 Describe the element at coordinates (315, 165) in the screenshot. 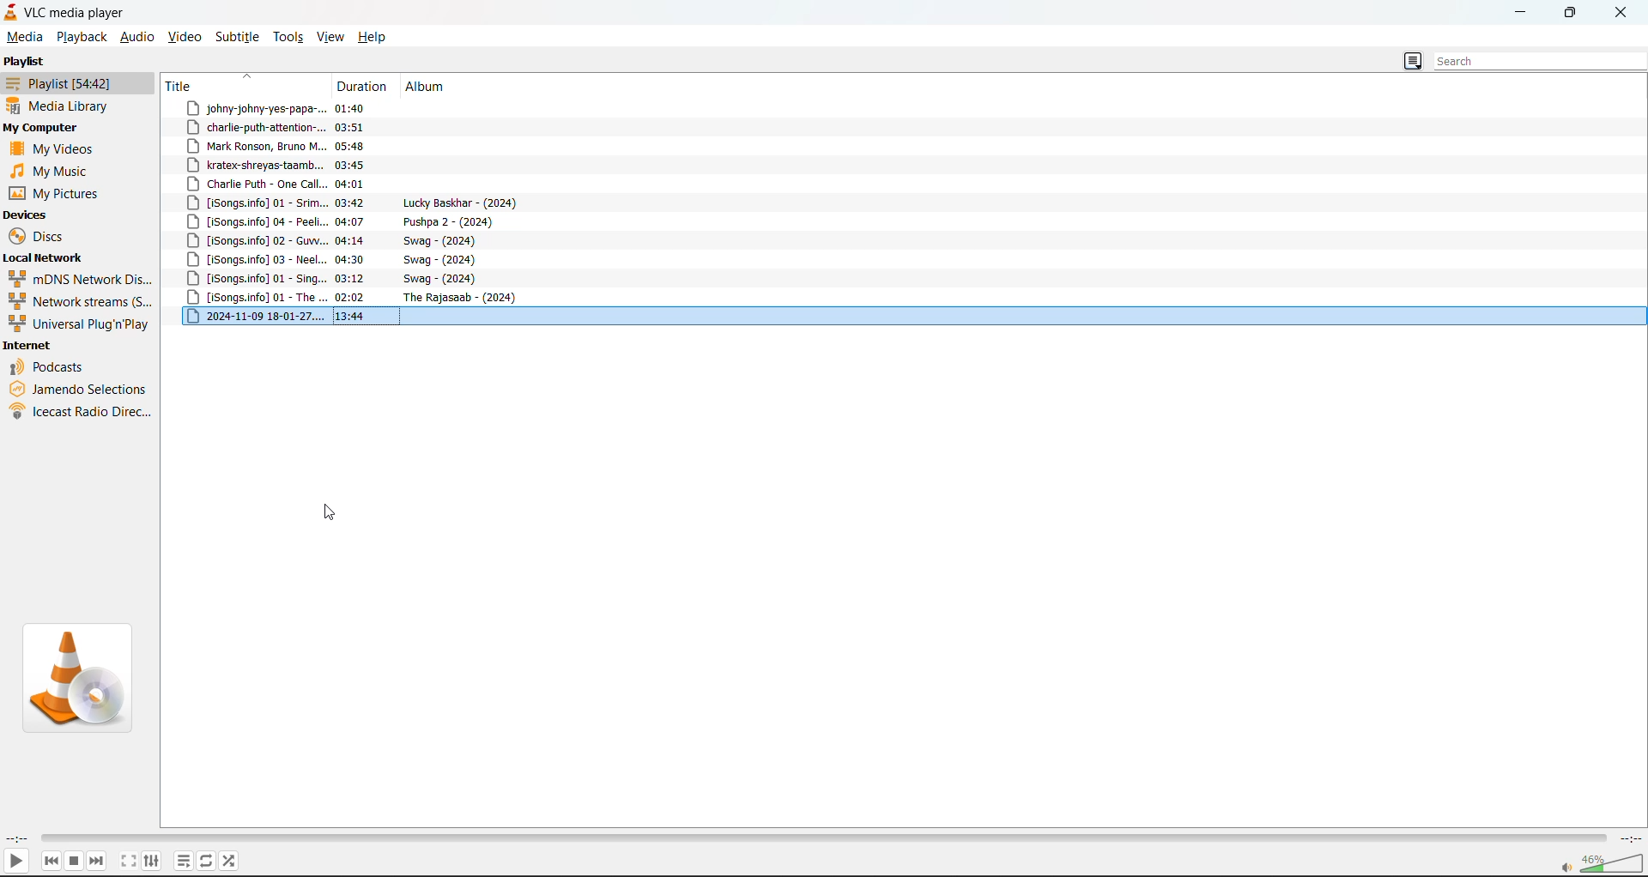

I see `track 3 title, duration and album details` at that location.